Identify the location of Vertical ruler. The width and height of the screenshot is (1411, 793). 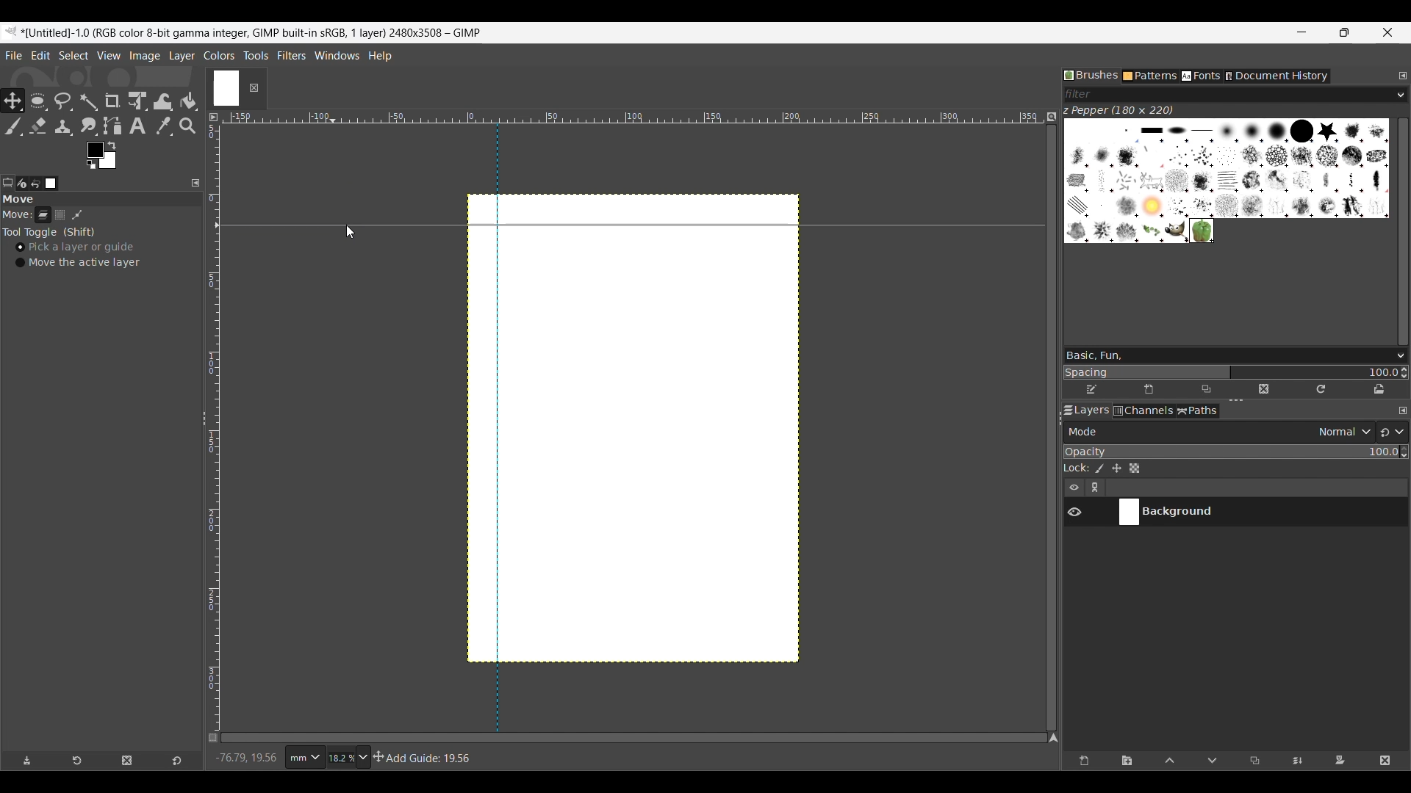
(218, 424).